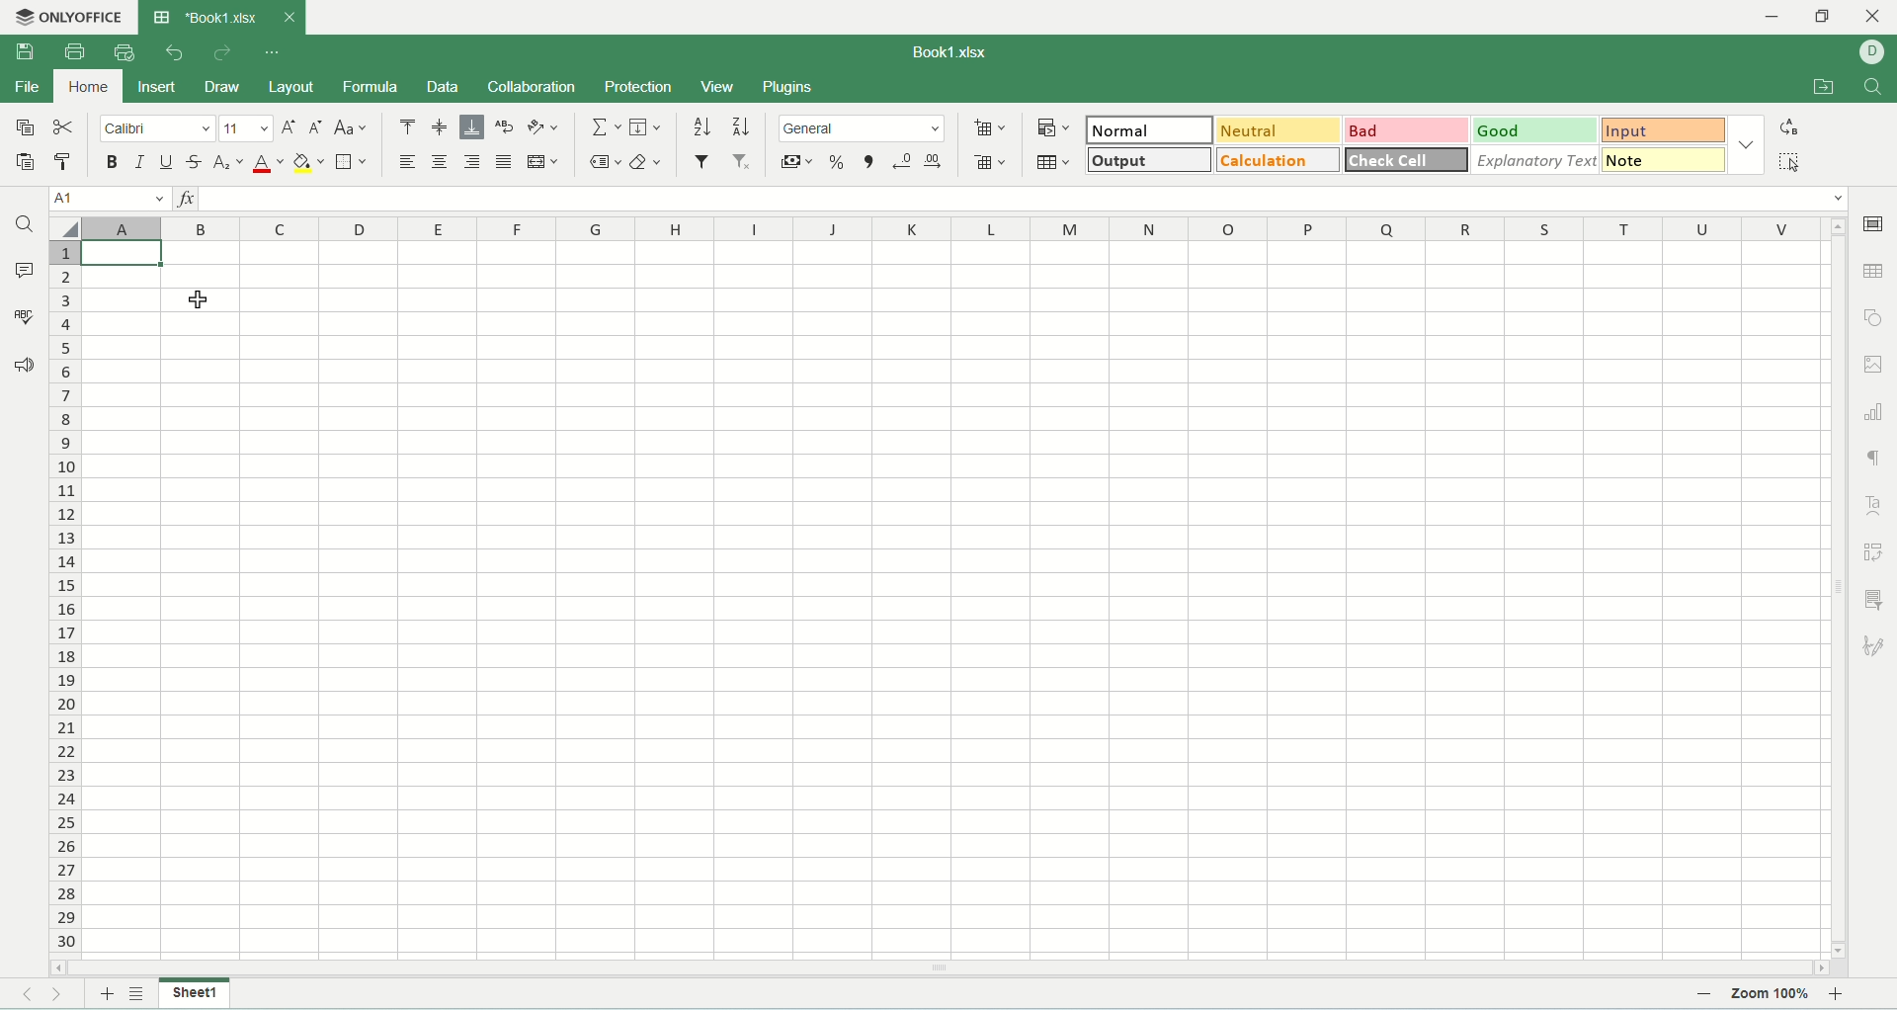 The height and width of the screenshot is (1010, 1897). What do you see at coordinates (23, 225) in the screenshot?
I see `find` at bounding box center [23, 225].